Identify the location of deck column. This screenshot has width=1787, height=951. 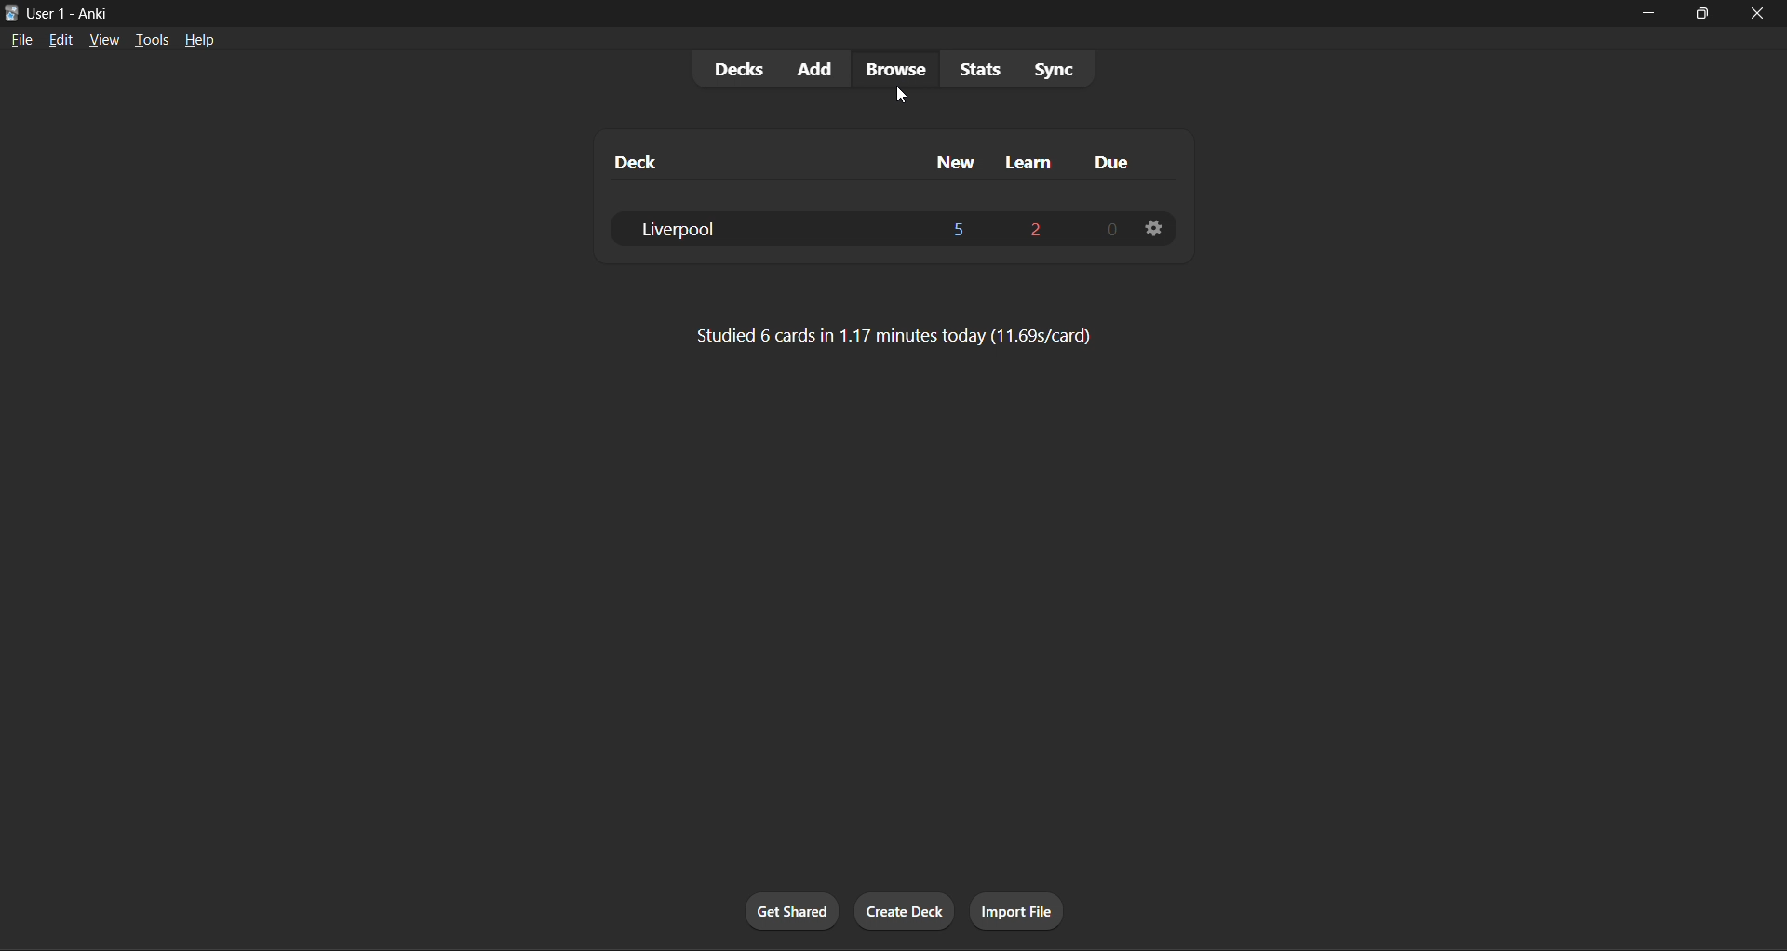
(752, 162).